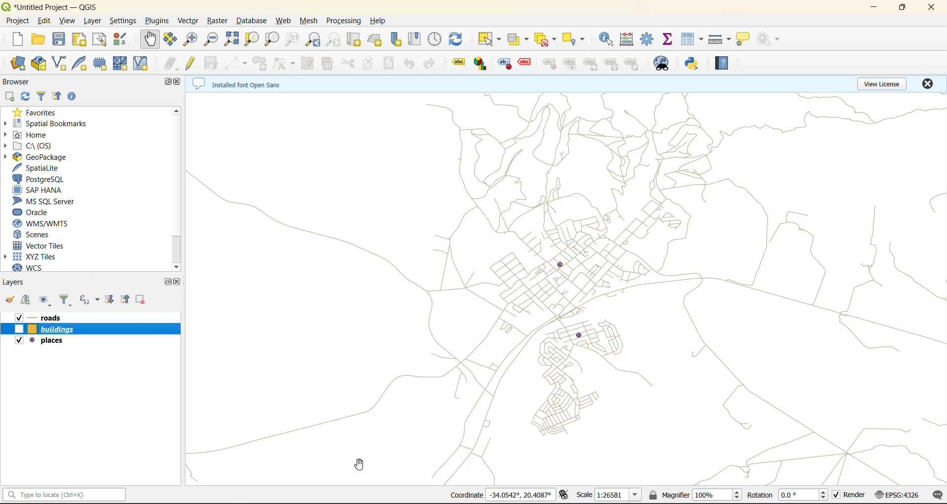 The height and width of the screenshot is (504, 947). I want to click on metasearch, so click(664, 64).